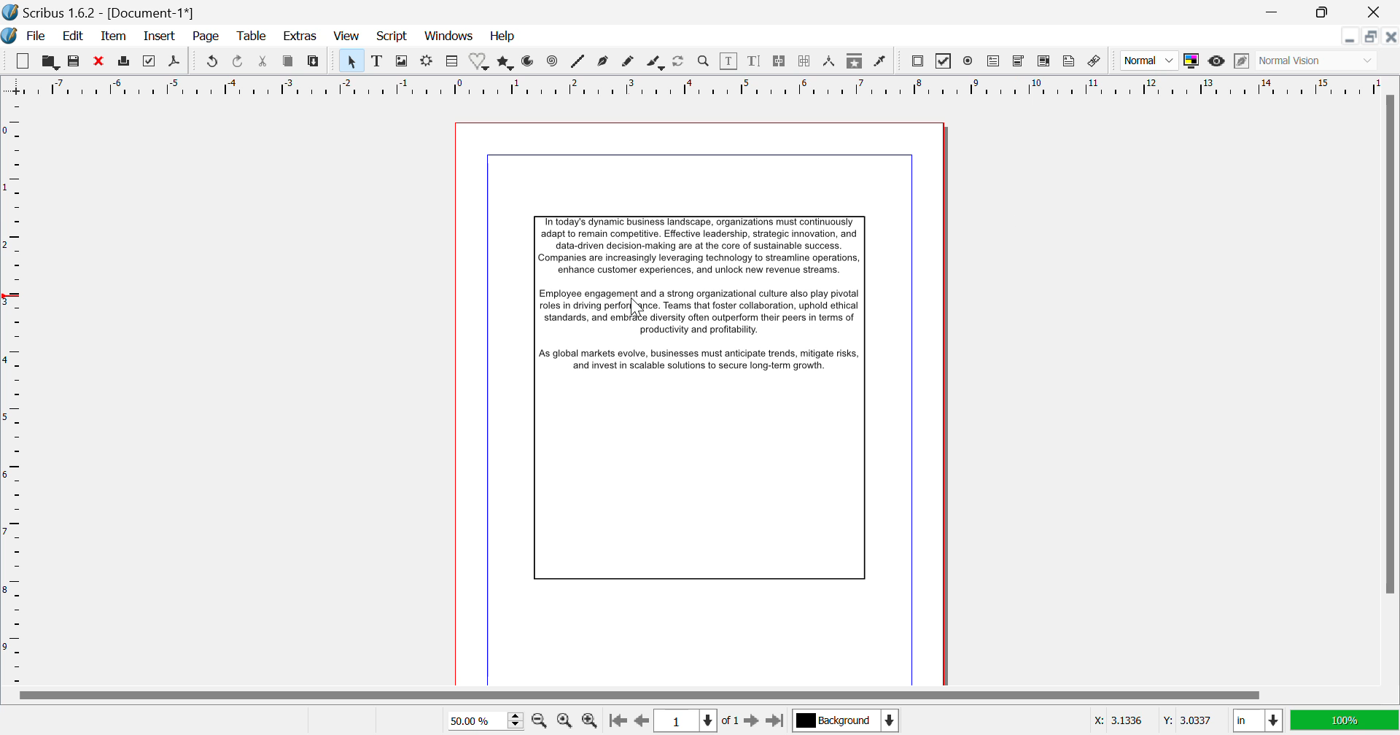  I want to click on Cursor Position, so click(639, 308).